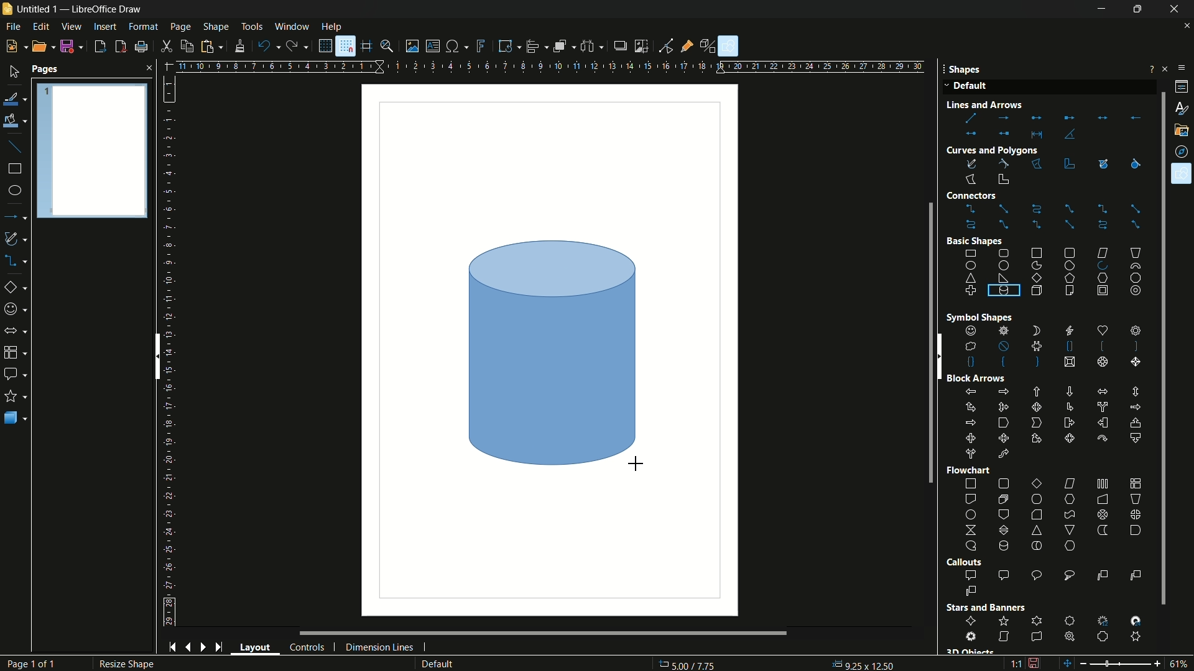 Image resolution: width=1194 pixels, height=671 pixels. Describe the element at coordinates (993, 148) in the screenshot. I see `Curves and Polygons` at that location.